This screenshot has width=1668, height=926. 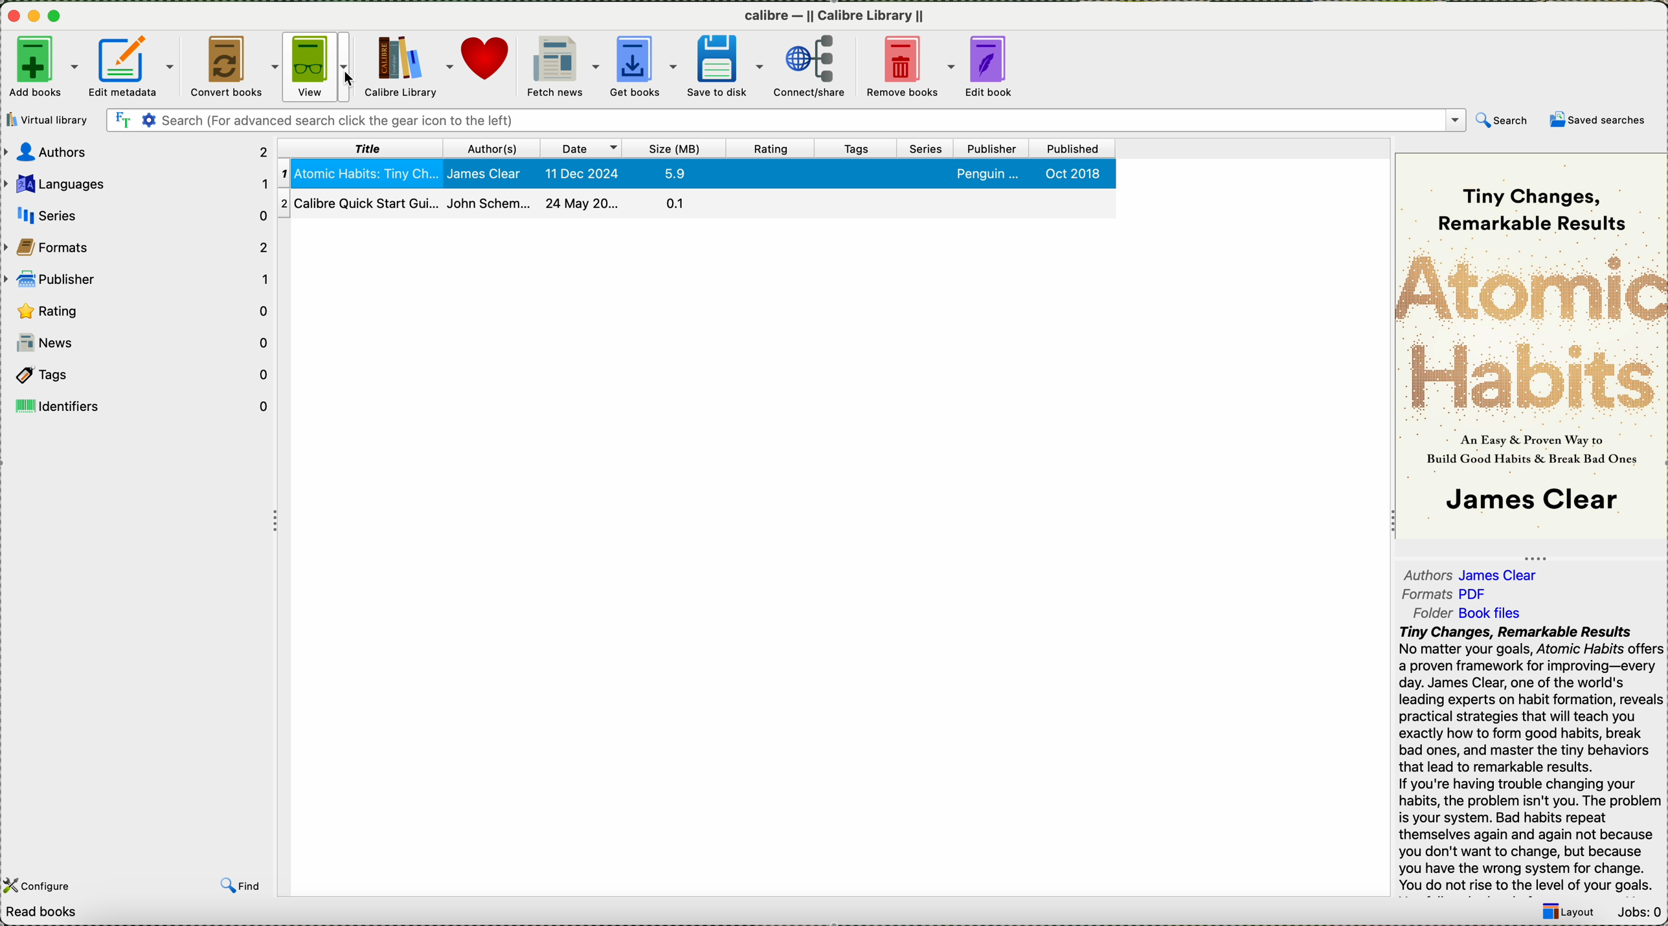 I want to click on Tiny Changes, Remarkable Results

No matter your goals, Atomic Habits offers
a proven framework for improving—every
day. James Clear, one of the world's
leading experts on habit formation, reveals
practical strategies that will teach you
exactly how to form good habits, break
bad ones, and master the tiny behaviors
that lead to remarkable results.

If you're having trouble changing your
habits, the problem isn't you. The problem
is your system. Bad habits repeat
themselves again and again not because
you don't want to change, but because
you have the wrong system for change.
You do not rise to the level of your goals., so click(x=1527, y=759).